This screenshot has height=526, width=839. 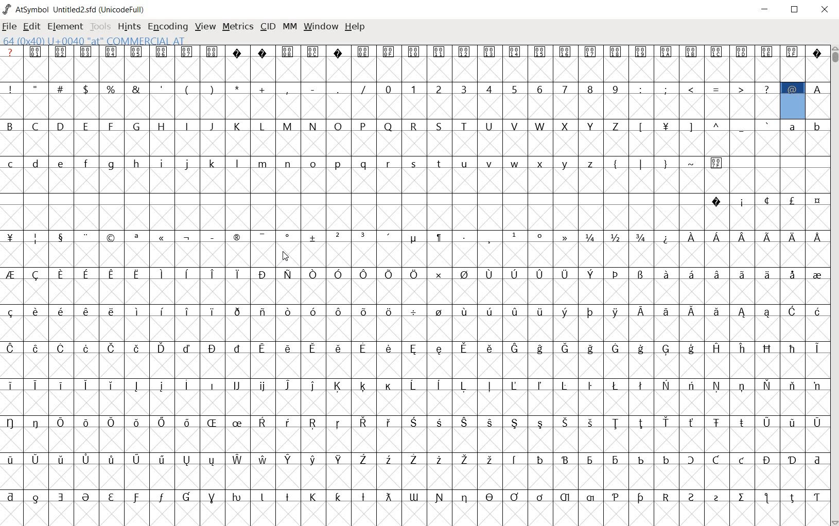 I want to click on , so click(x=411, y=347).